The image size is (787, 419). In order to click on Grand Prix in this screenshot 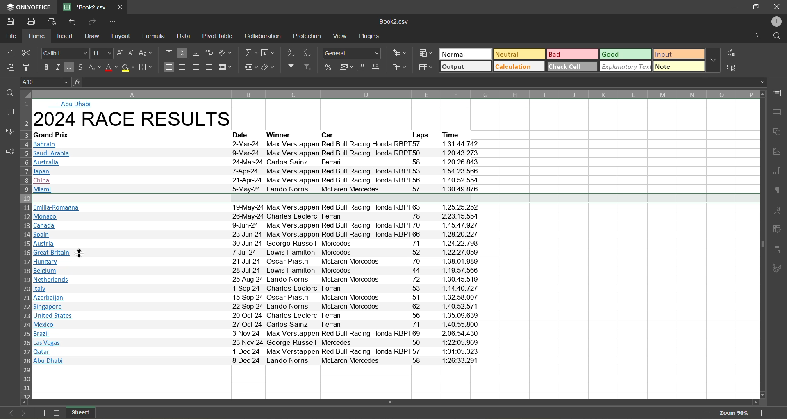, I will do `click(60, 134)`.